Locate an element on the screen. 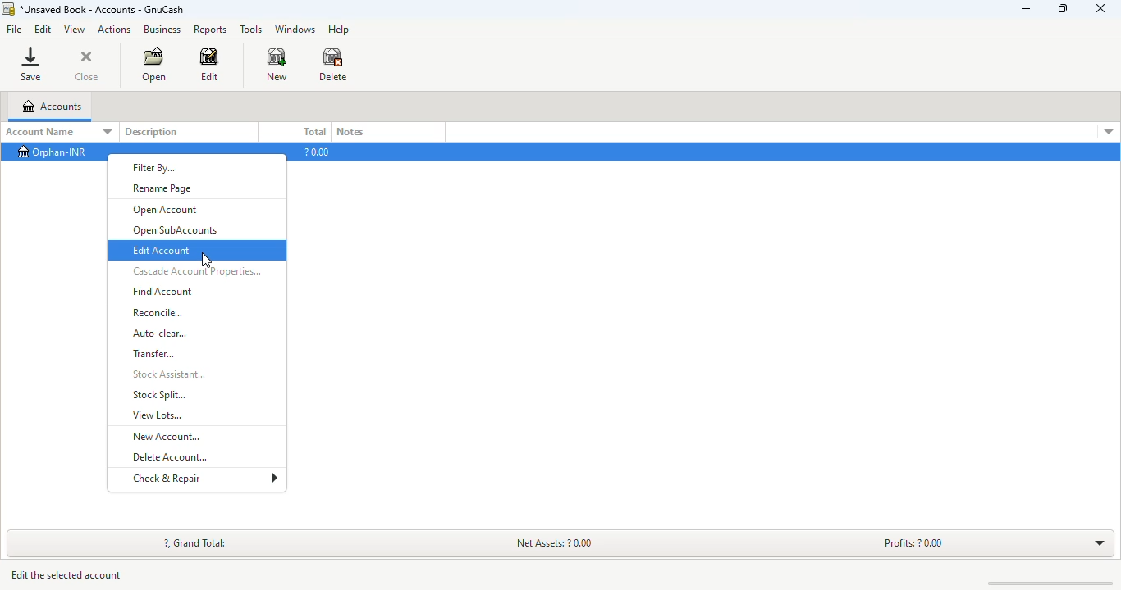 The height and width of the screenshot is (590, 1121). edit account is located at coordinates (161, 250).